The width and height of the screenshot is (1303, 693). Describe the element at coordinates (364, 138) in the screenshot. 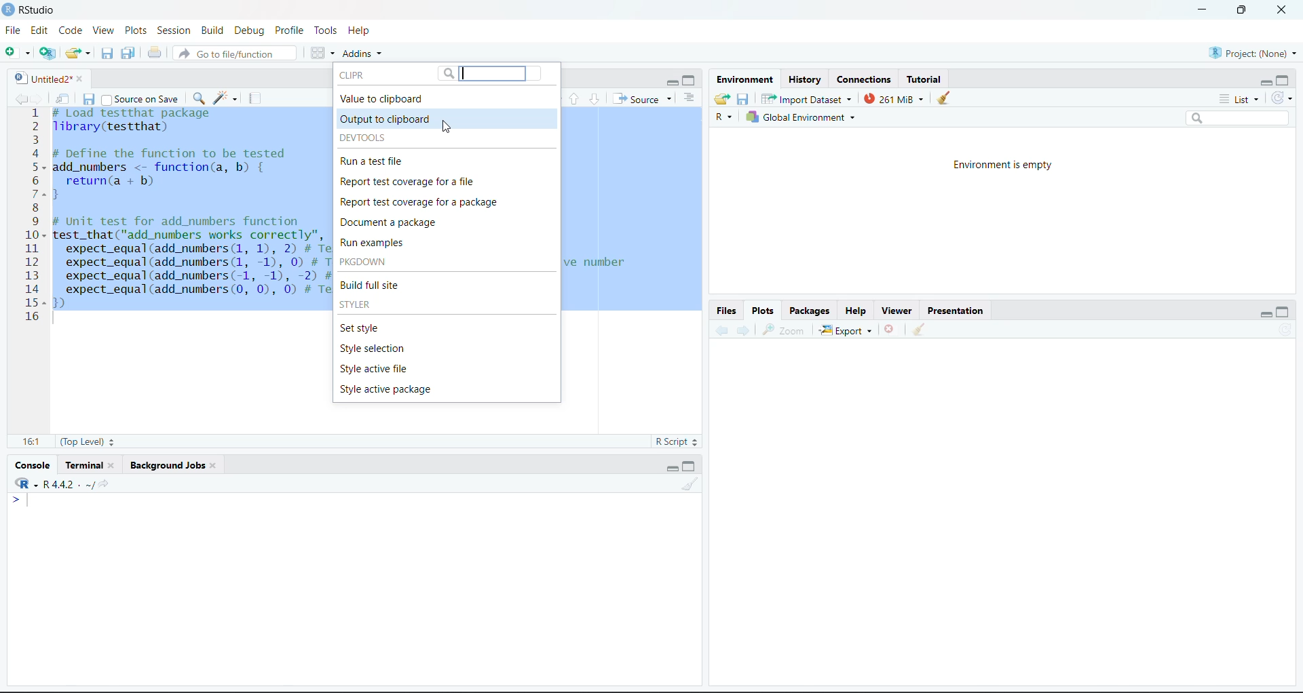

I see `DEVTOOLS` at that location.